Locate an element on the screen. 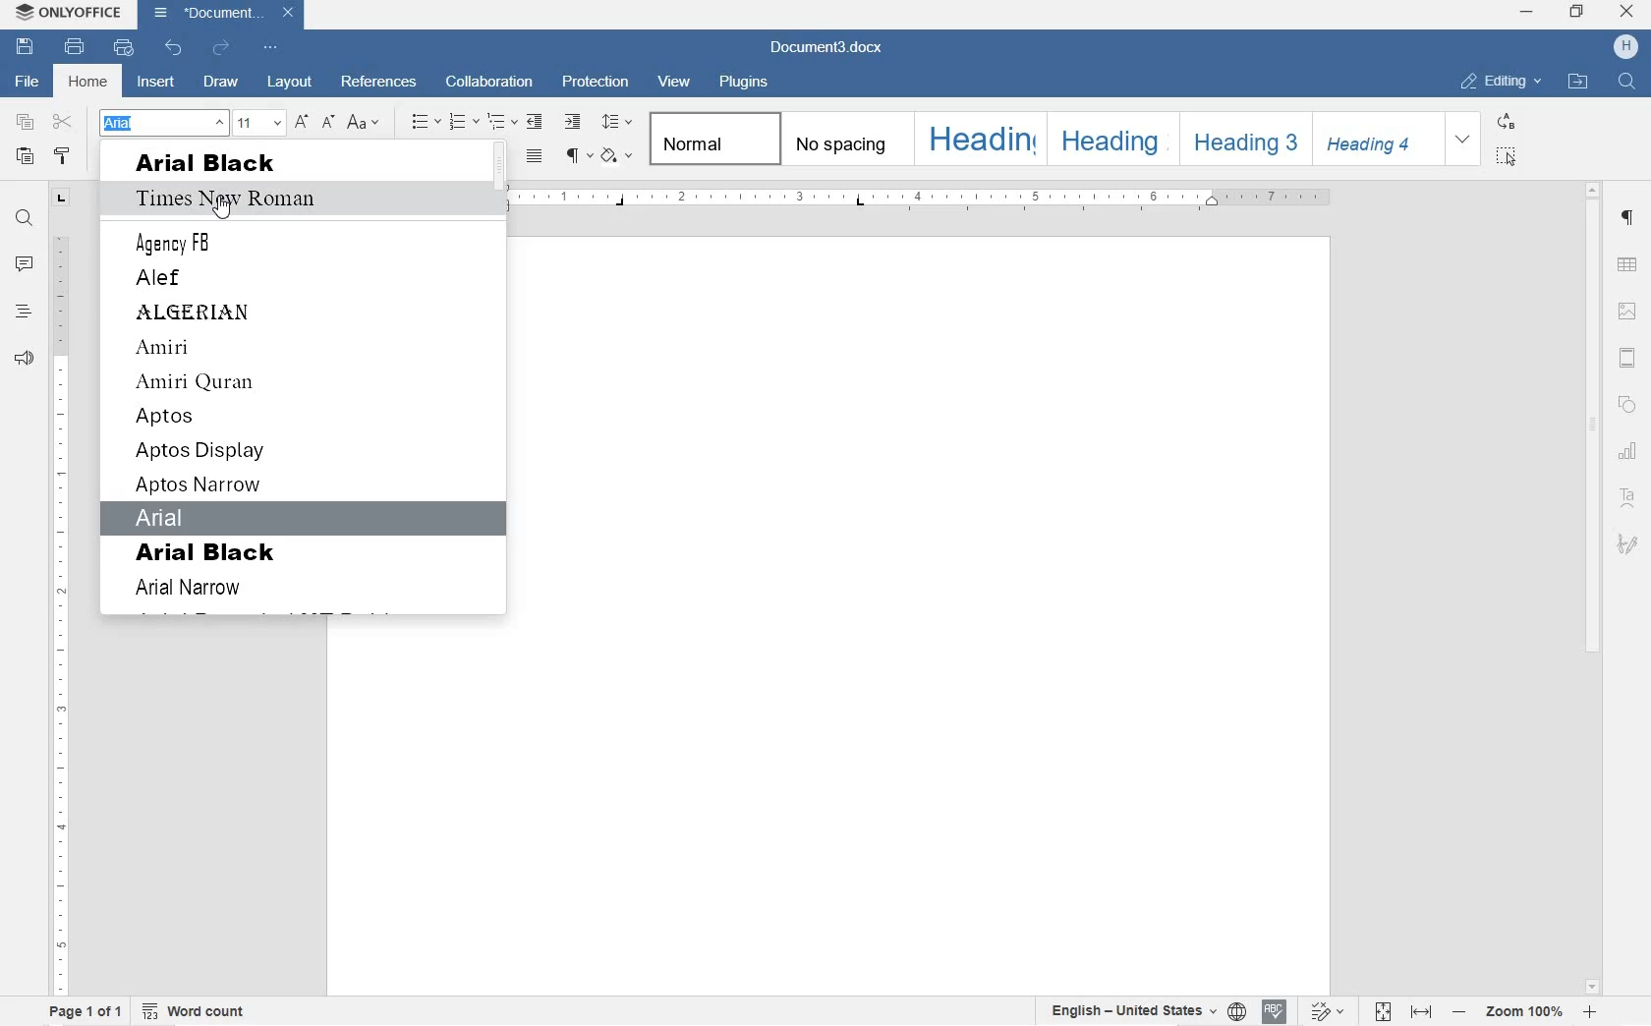 This screenshot has width=1651, height=1026. amiri qaran is located at coordinates (203, 382).